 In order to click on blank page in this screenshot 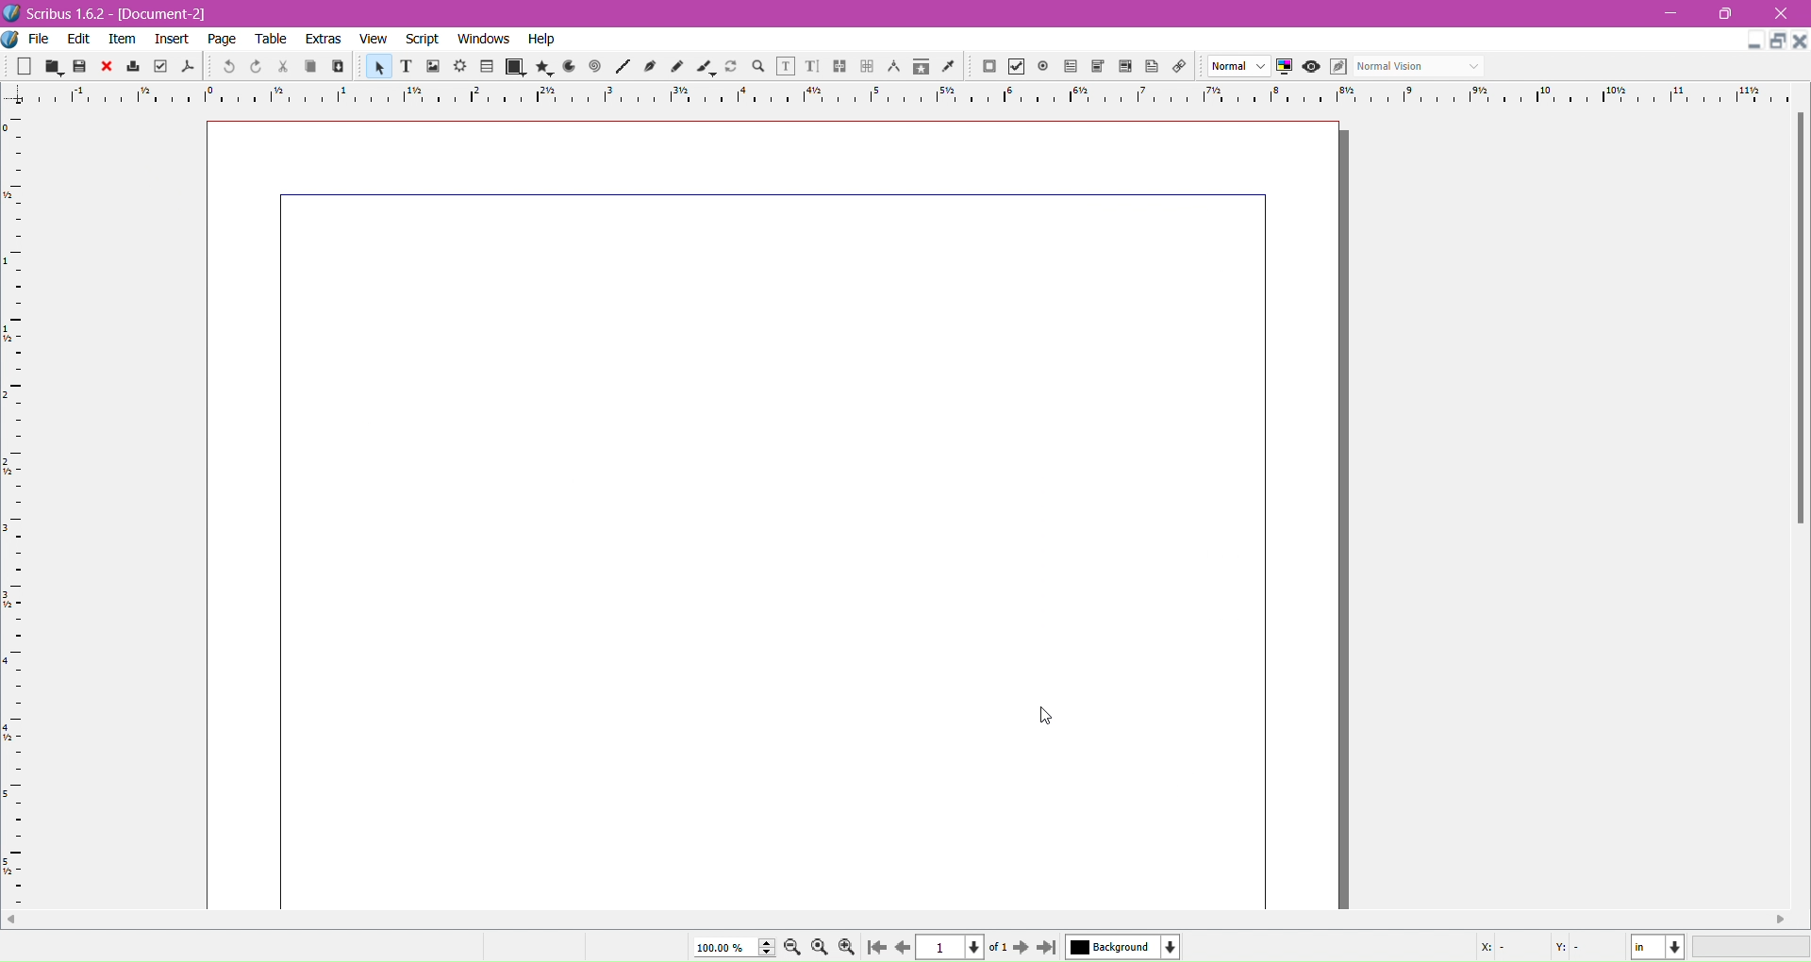, I will do `click(26, 64)`.